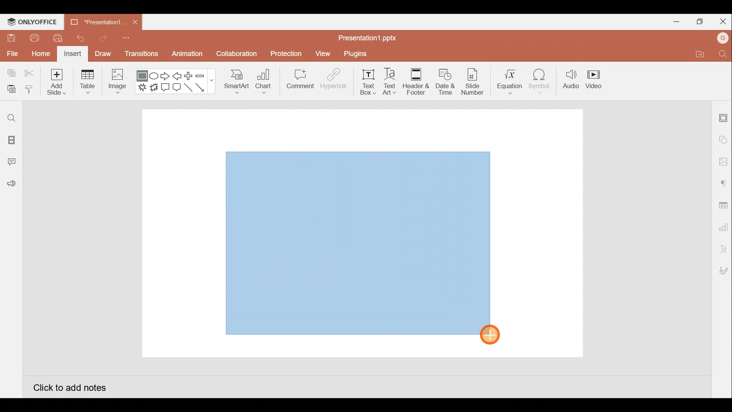 The height and width of the screenshot is (412, 732). Describe the element at coordinates (10, 90) in the screenshot. I see `Paste` at that location.